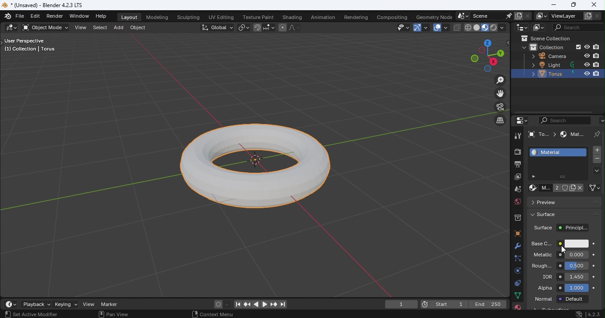  What do you see at coordinates (564, 215) in the screenshot?
I see `Surface` at bounding box center [564, 215].